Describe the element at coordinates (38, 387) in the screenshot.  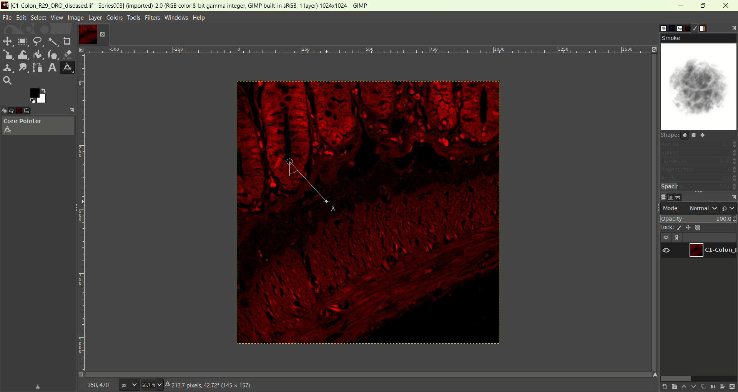
I see `save` at that location.